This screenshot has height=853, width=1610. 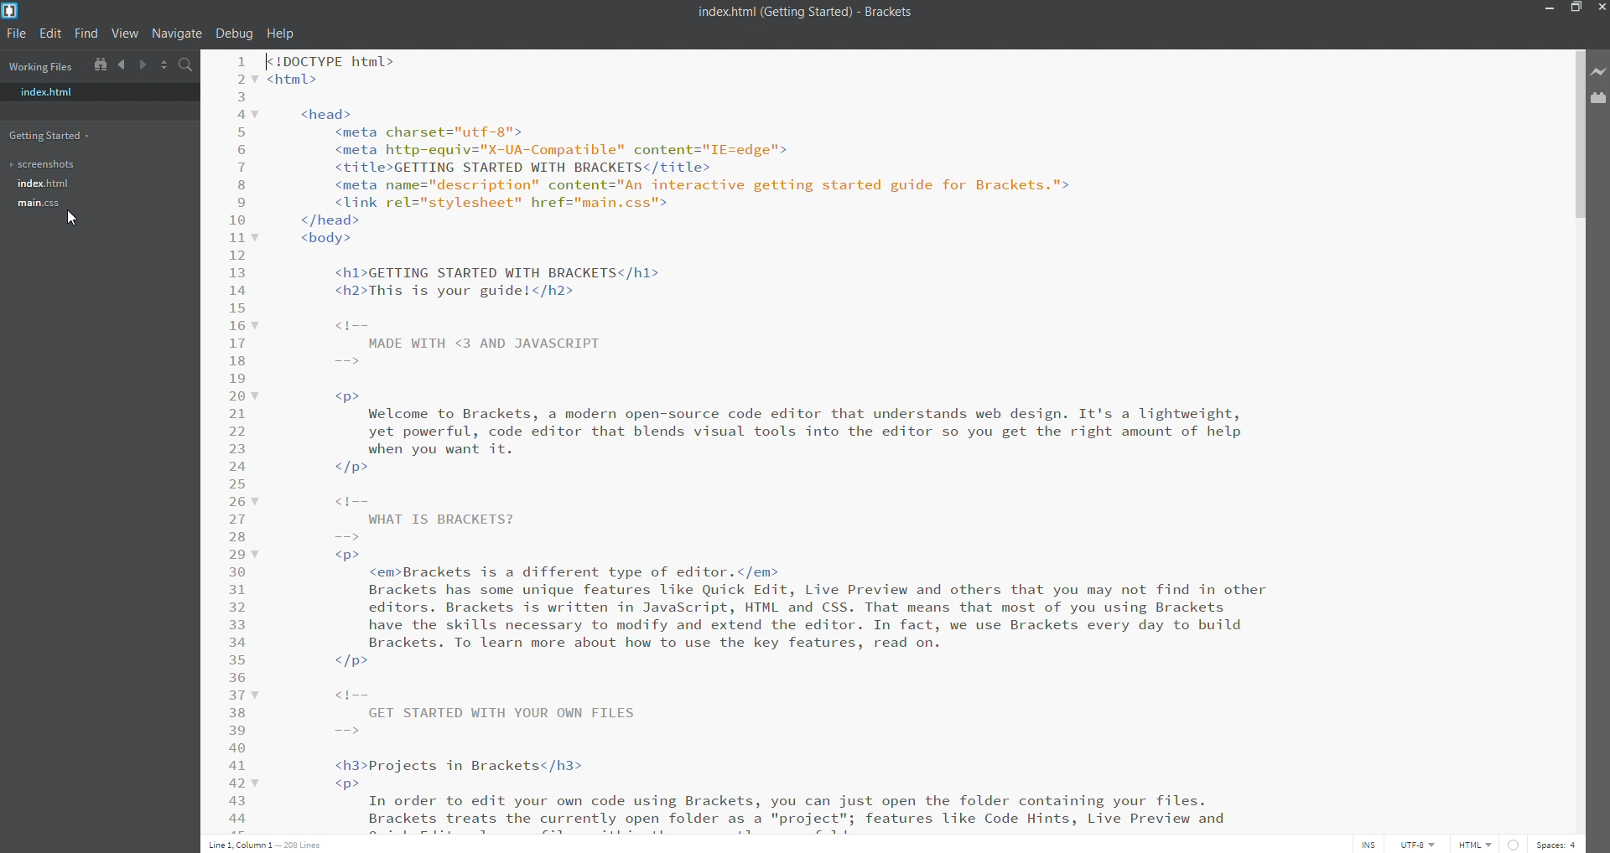 I want to click on show in file tree, so click(x=98, y=65).